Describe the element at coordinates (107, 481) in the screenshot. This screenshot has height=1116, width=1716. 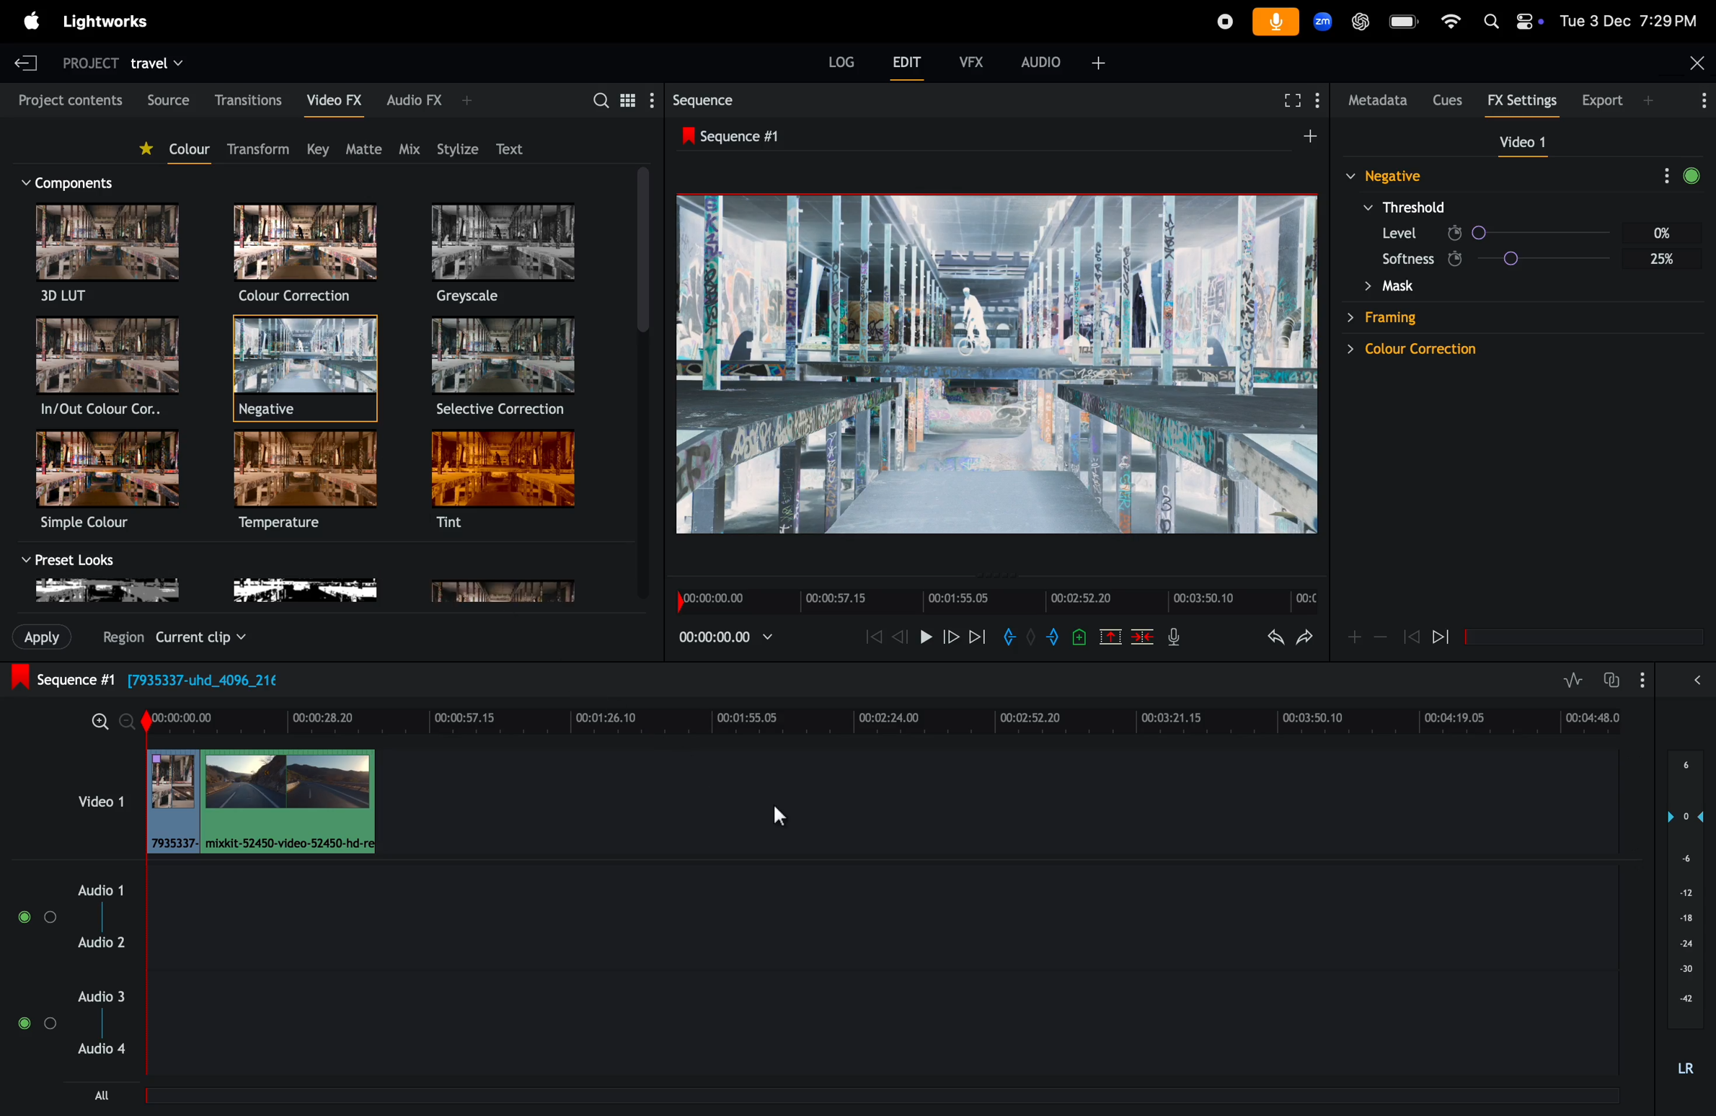
I see `simple color` at that location.